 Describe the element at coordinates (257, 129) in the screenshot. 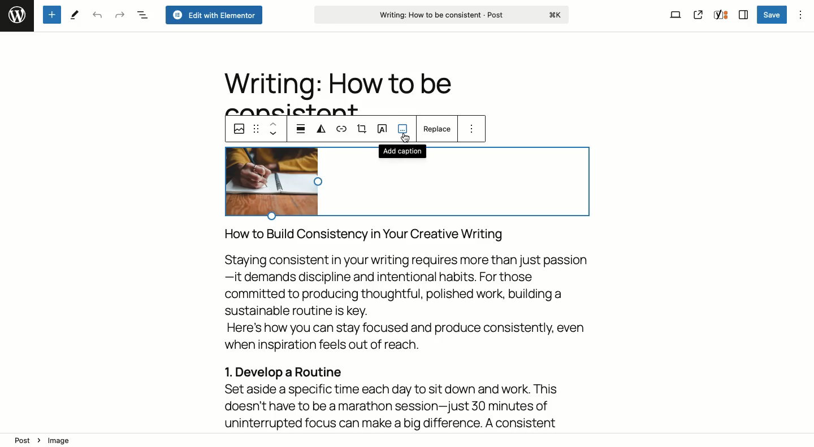

I see `Drag` at that location.